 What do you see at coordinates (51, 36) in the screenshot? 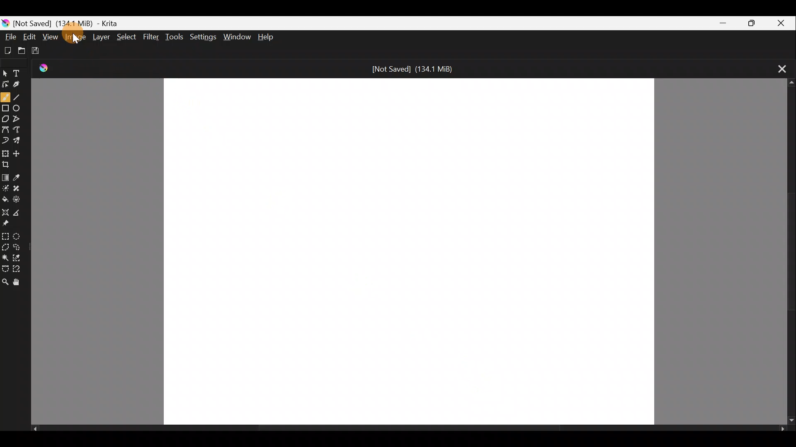
I see `View` at bounding box center [51, 36].